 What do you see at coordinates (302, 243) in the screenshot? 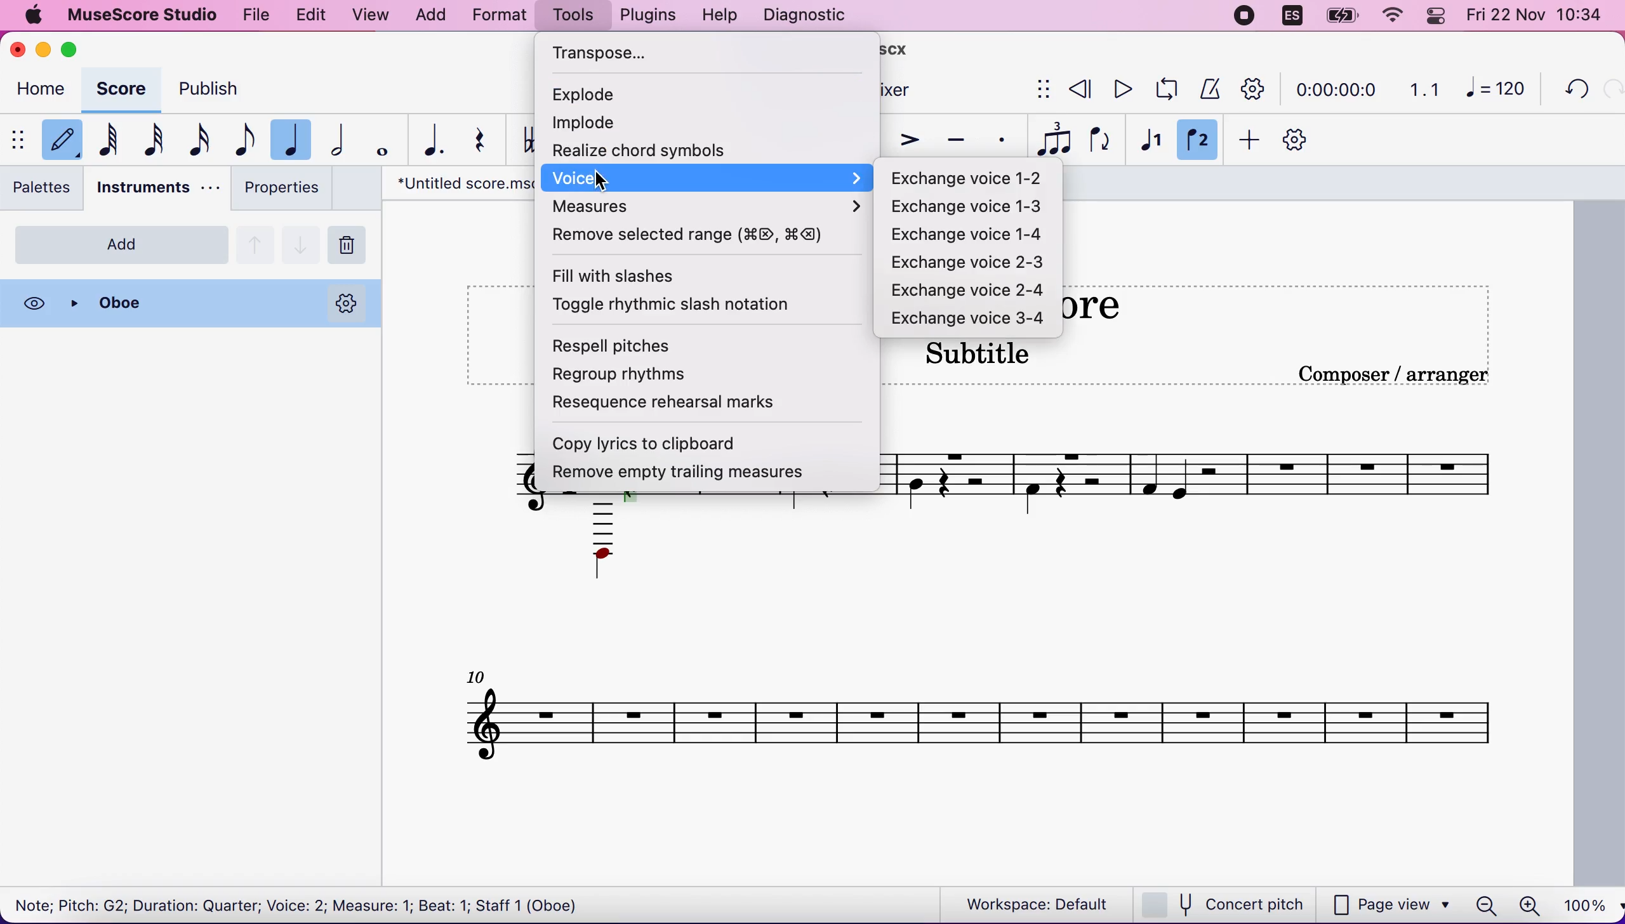
I see `go down` at bounding box center [302, 243].